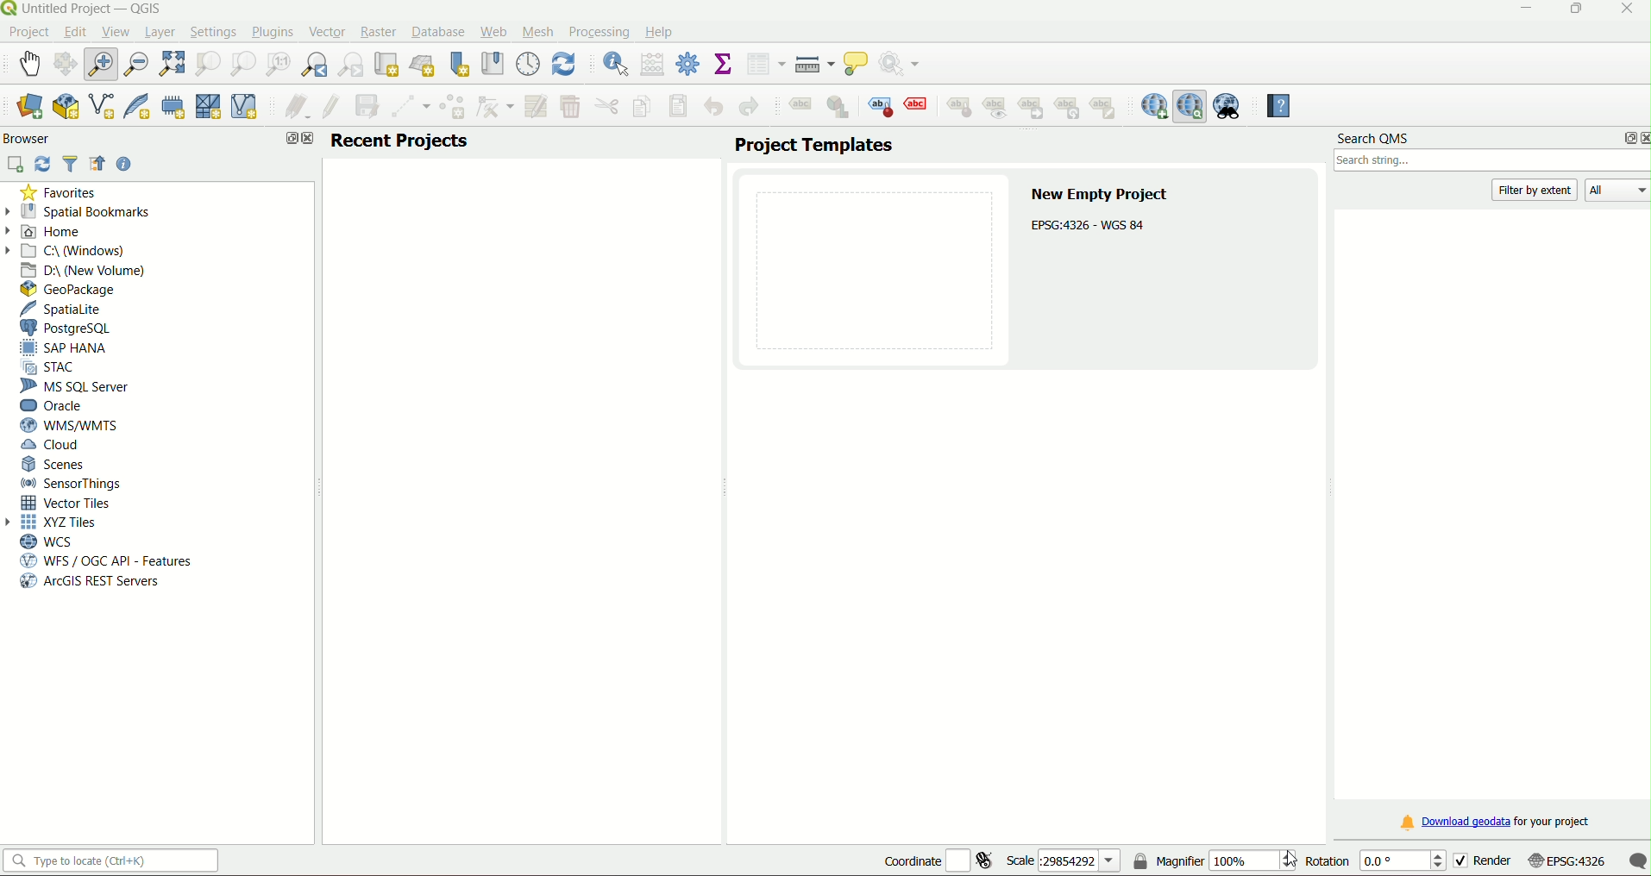 This screenshot has width=1651, height=876. I want to click on AroGIS REST Servers, so click(88, 583).